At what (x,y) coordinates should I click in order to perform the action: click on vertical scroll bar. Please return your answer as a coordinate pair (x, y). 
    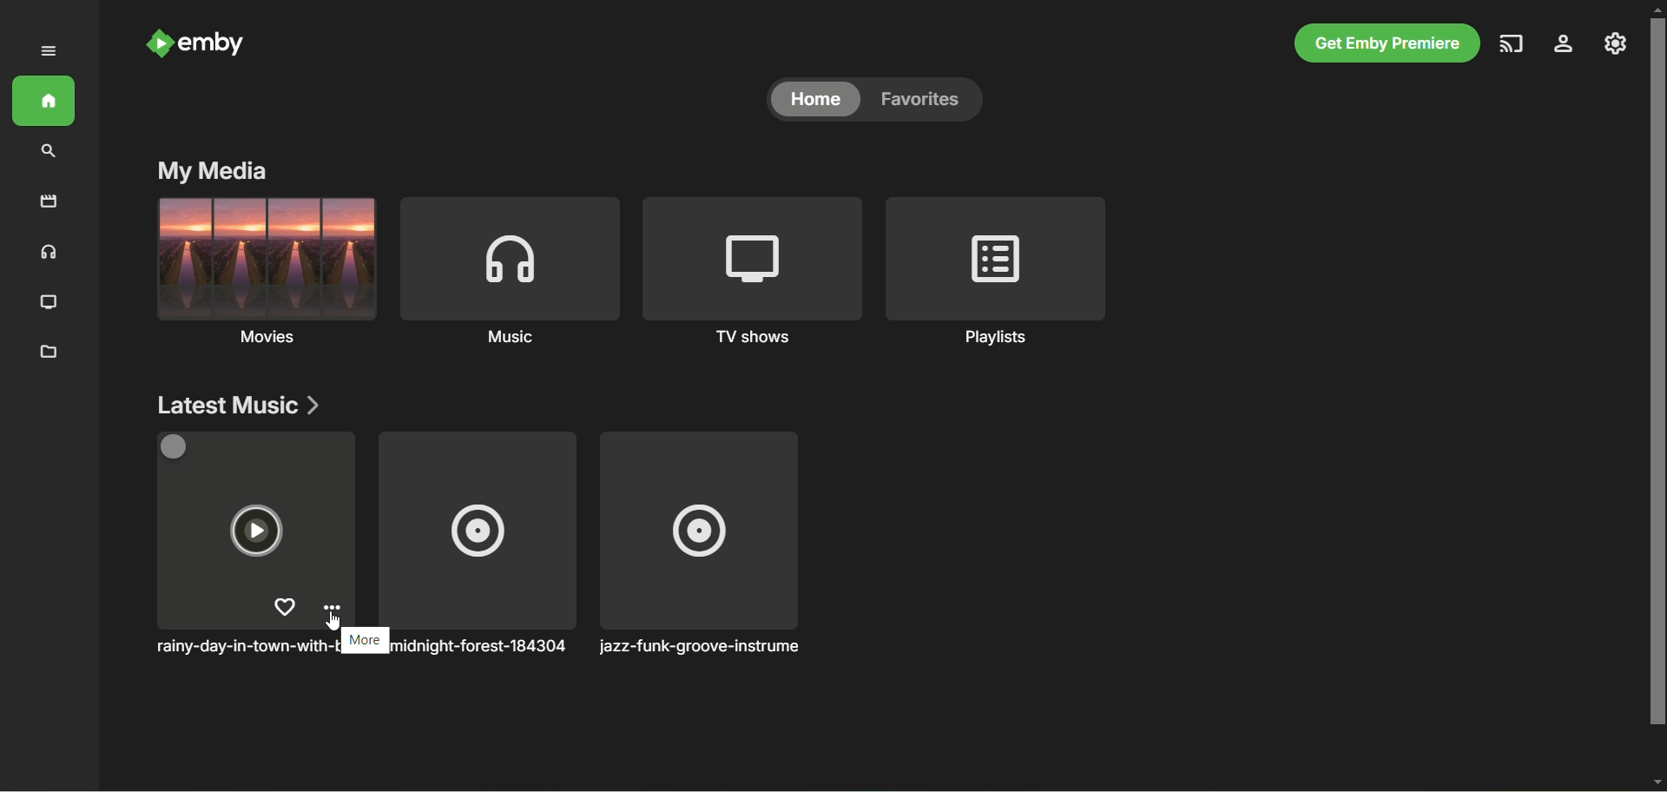
    Looking at the image, I should click on (1657, 398).